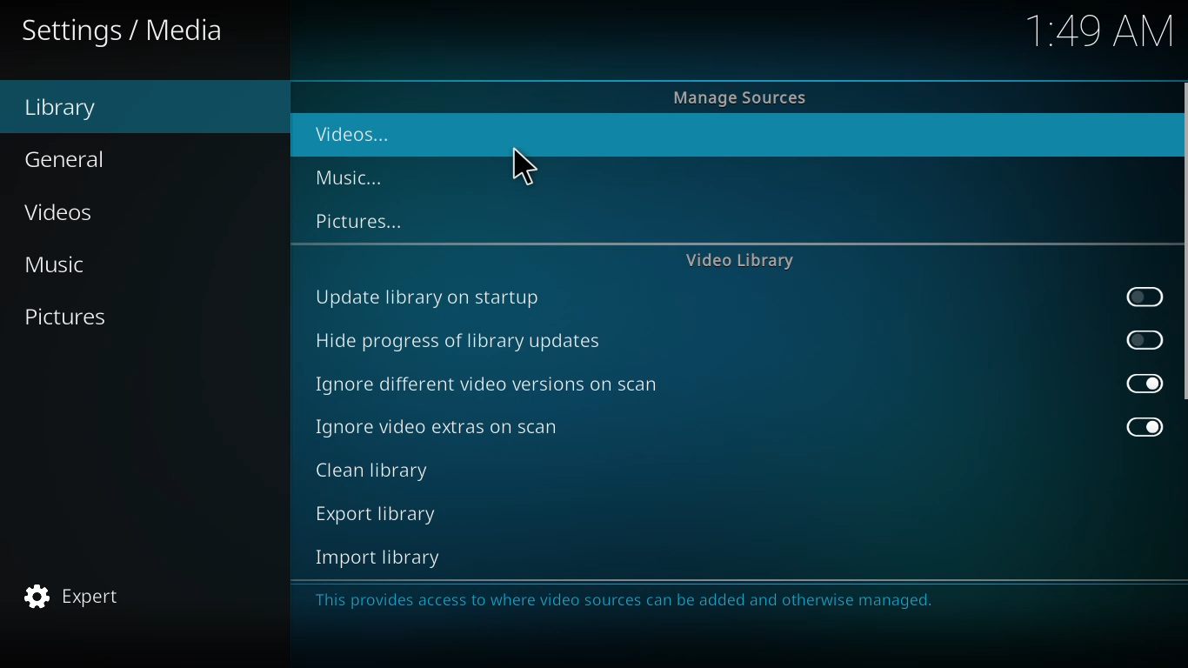  Describe the element at coordinates (68, 212) in the screenshot. I see `videos` at that location.